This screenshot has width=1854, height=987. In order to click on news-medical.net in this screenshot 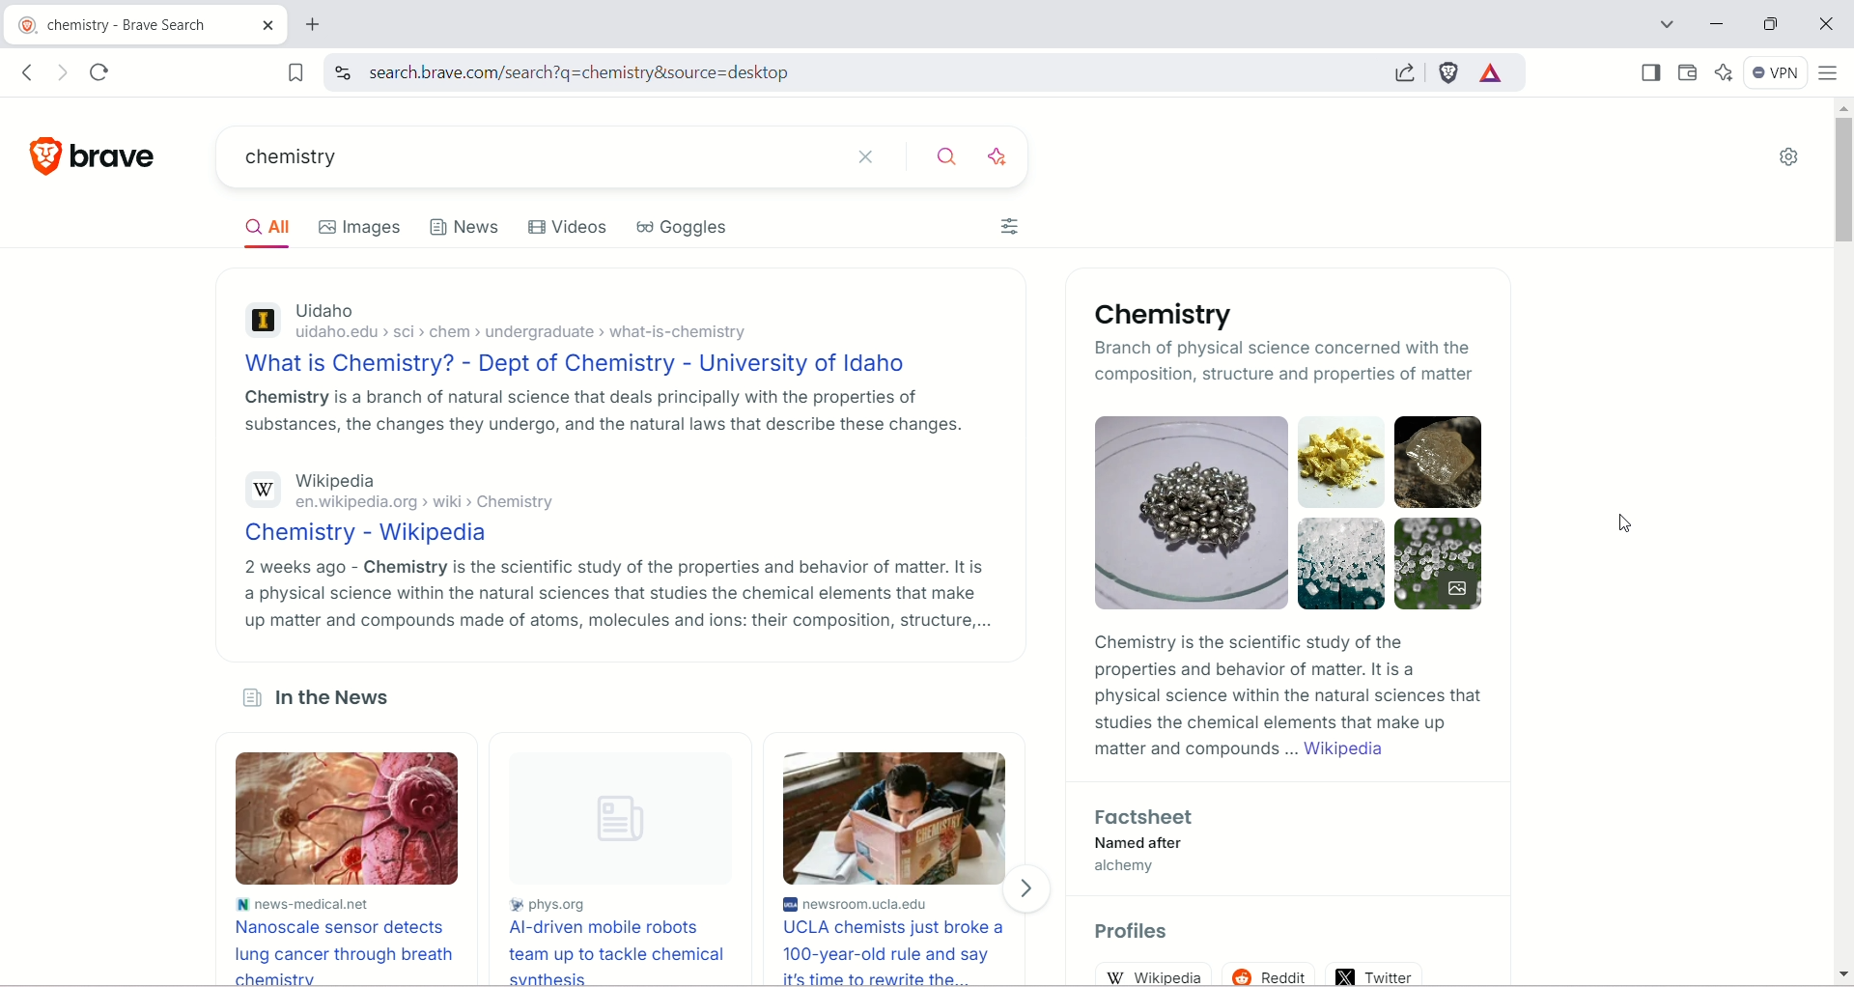, I will do `click(309, 905)`.